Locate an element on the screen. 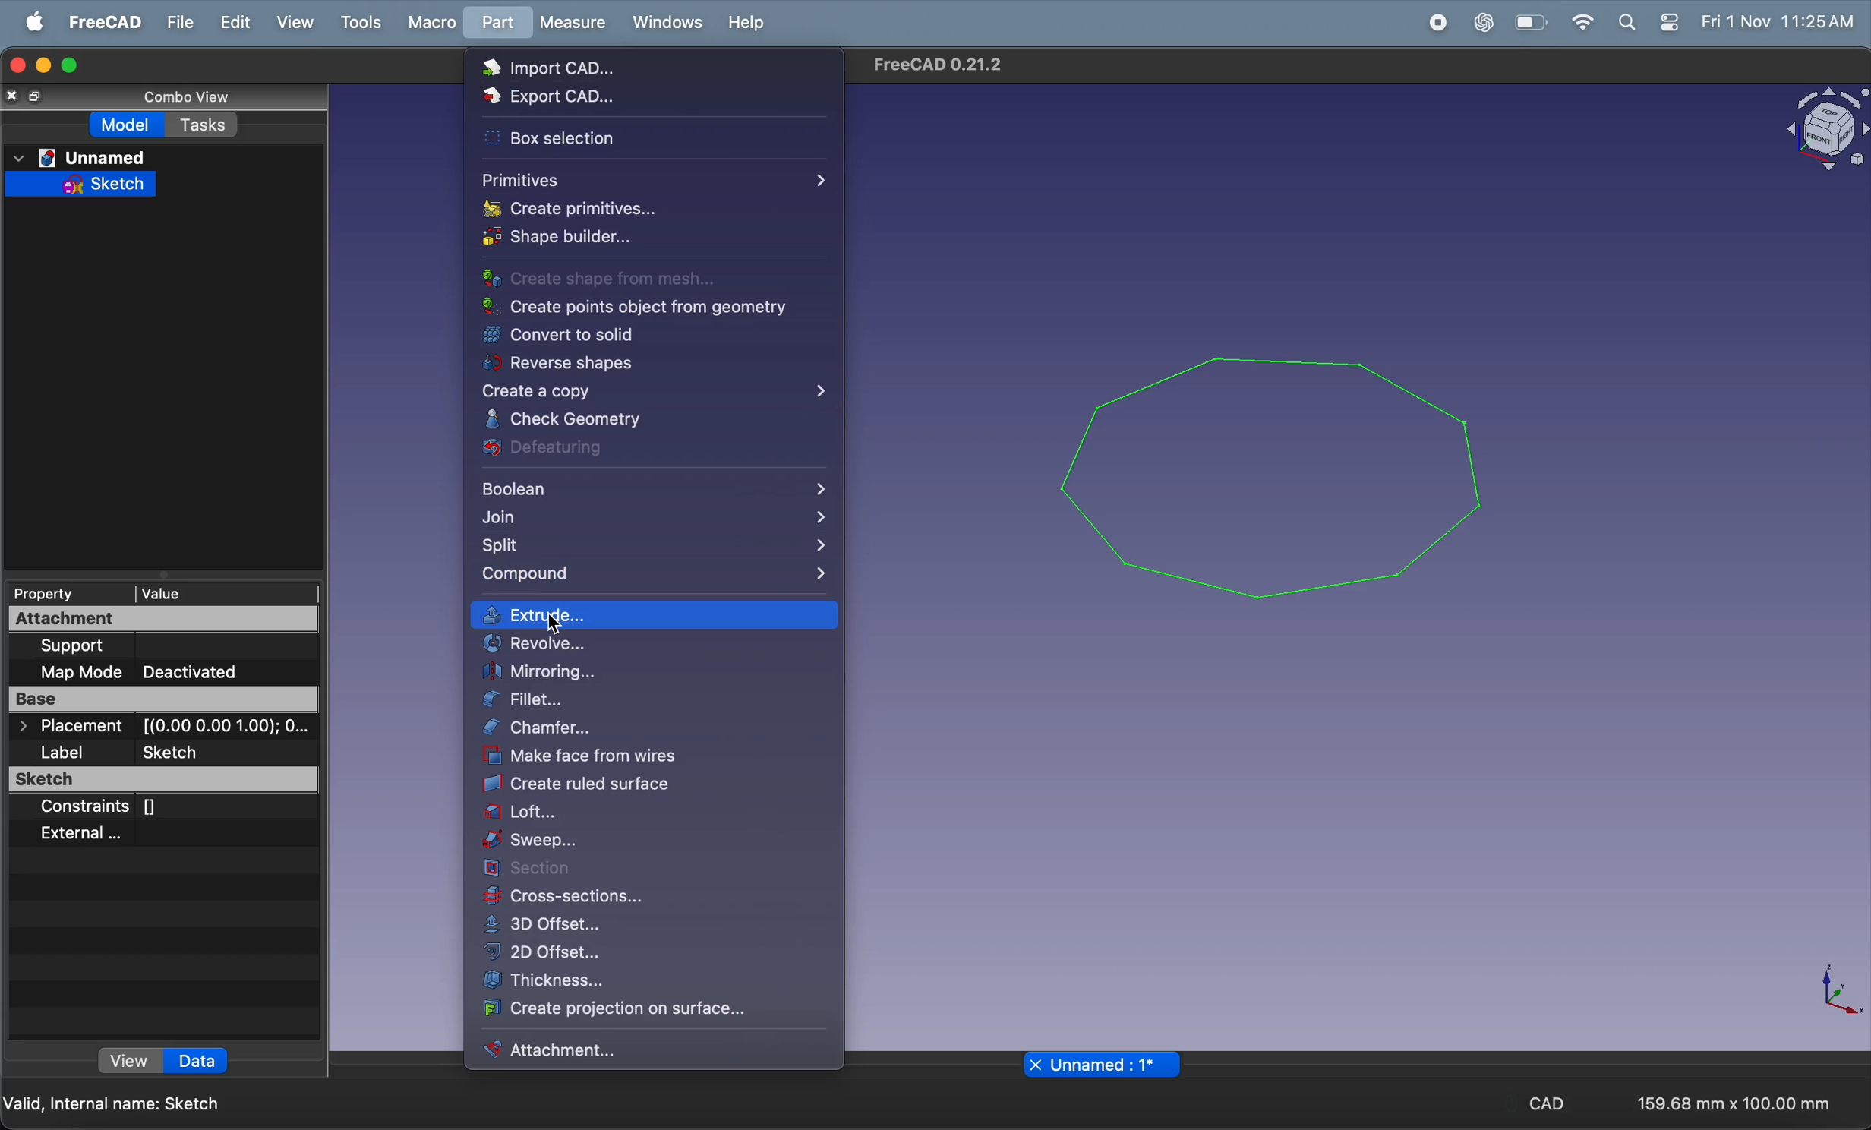 The height and width of the screenshot is (1130, 1871). join is located at coordinates (654, 521).